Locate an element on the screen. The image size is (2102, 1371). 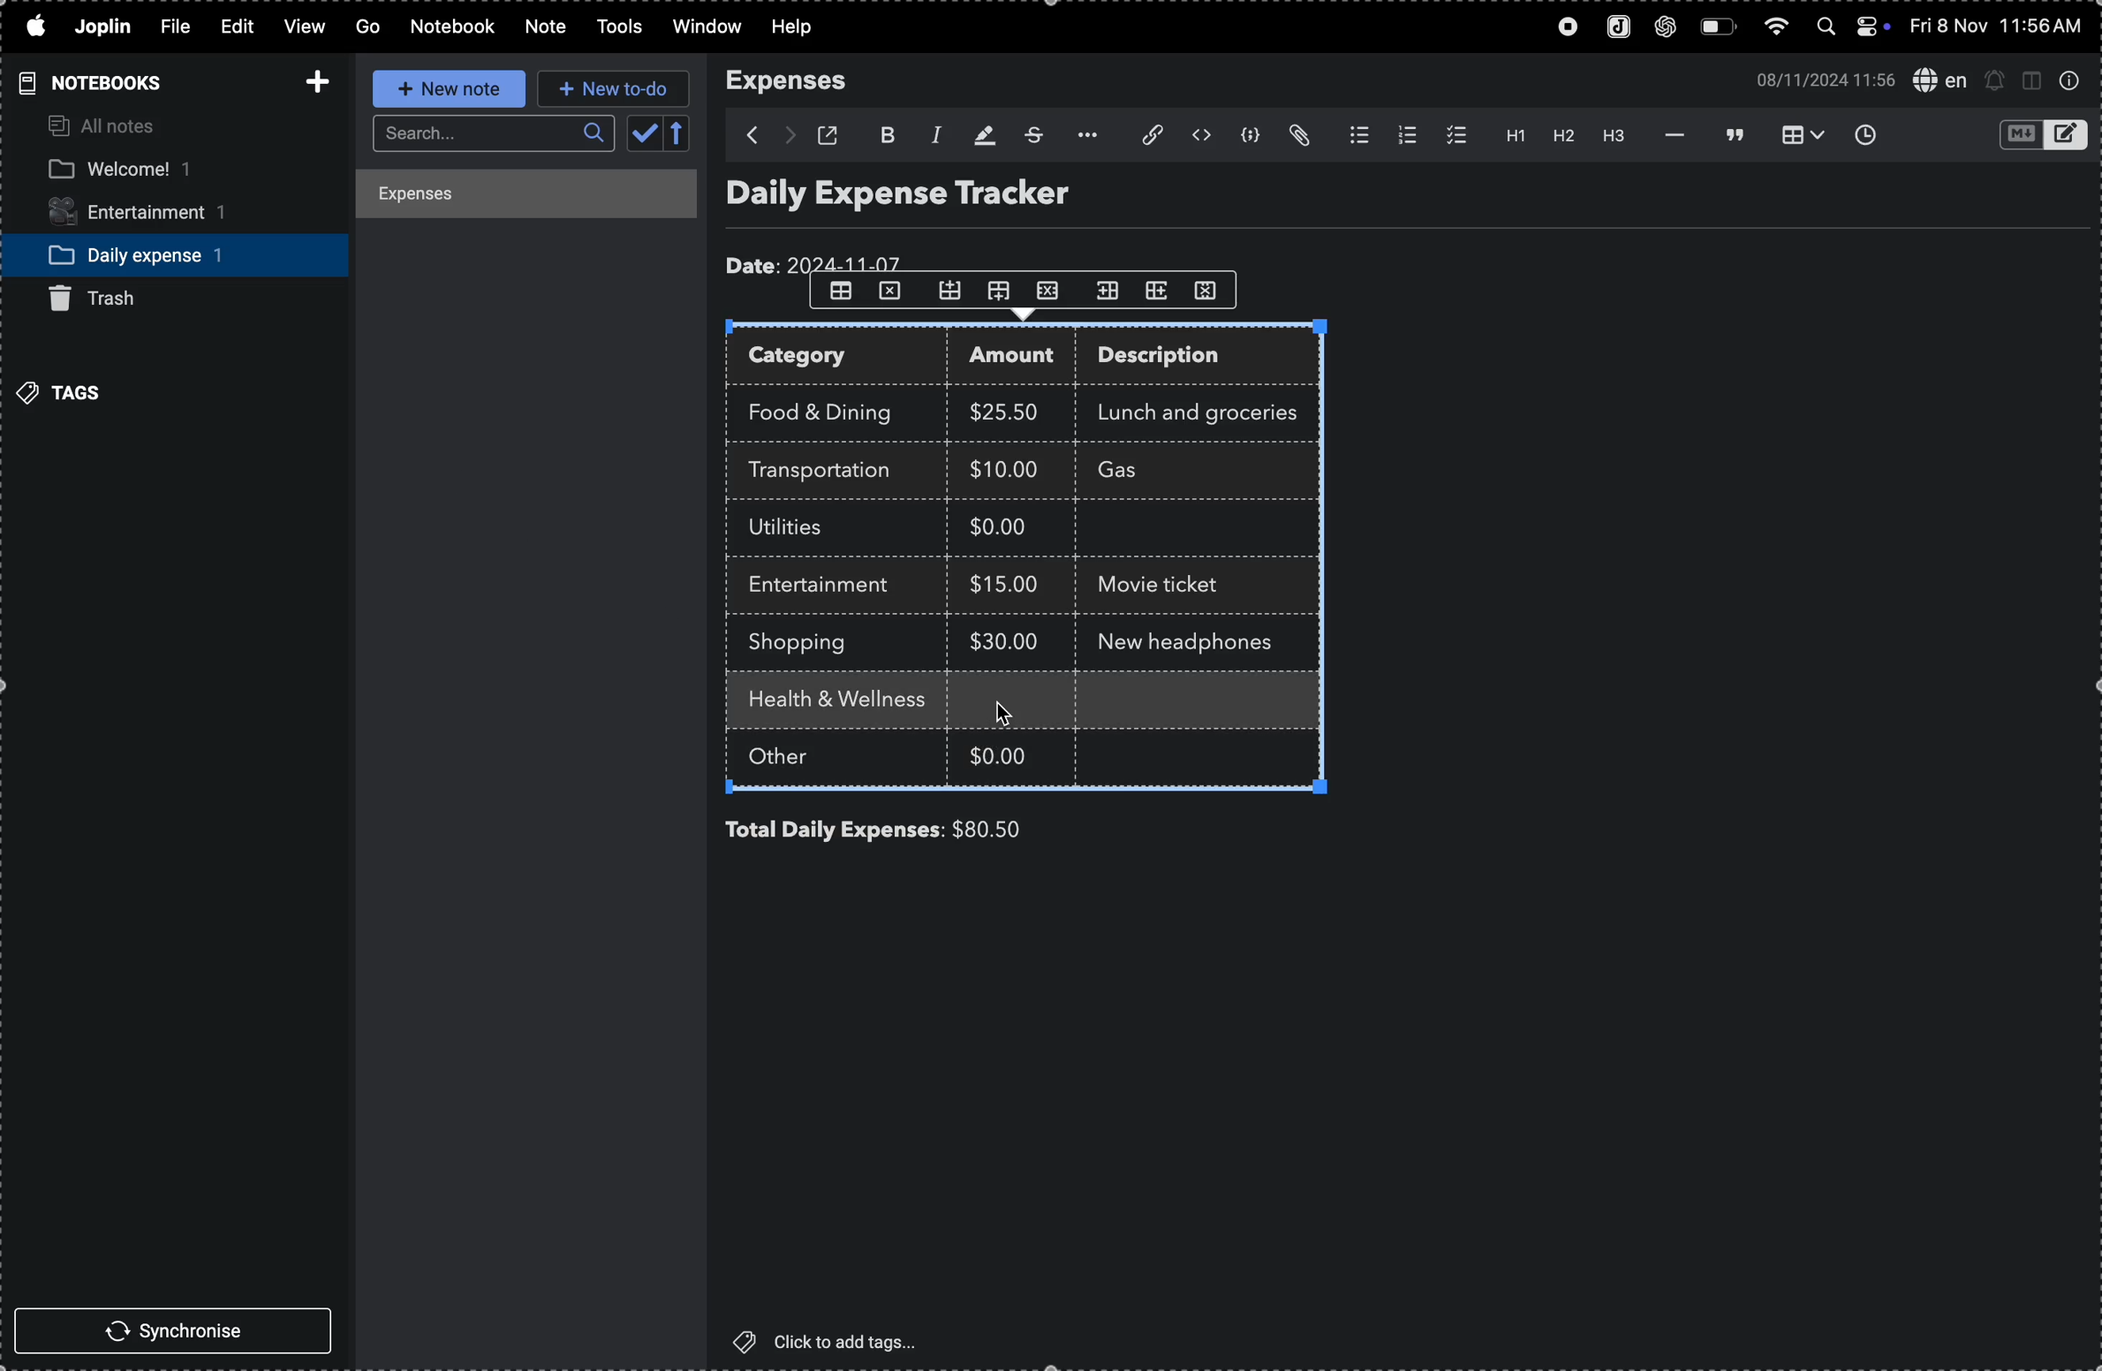
strike through is located at coordinates (1032, 135).